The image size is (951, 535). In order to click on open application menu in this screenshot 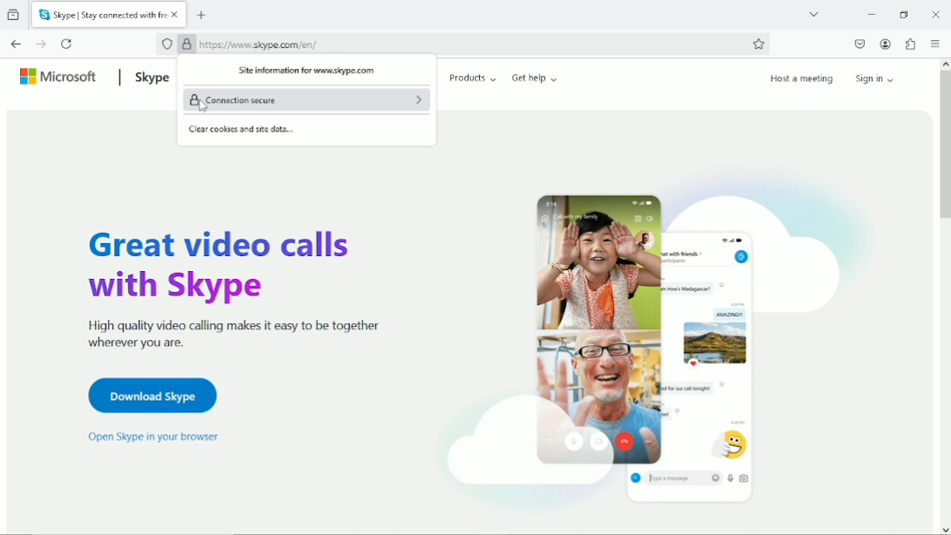, I will do `click(934, 44)`.